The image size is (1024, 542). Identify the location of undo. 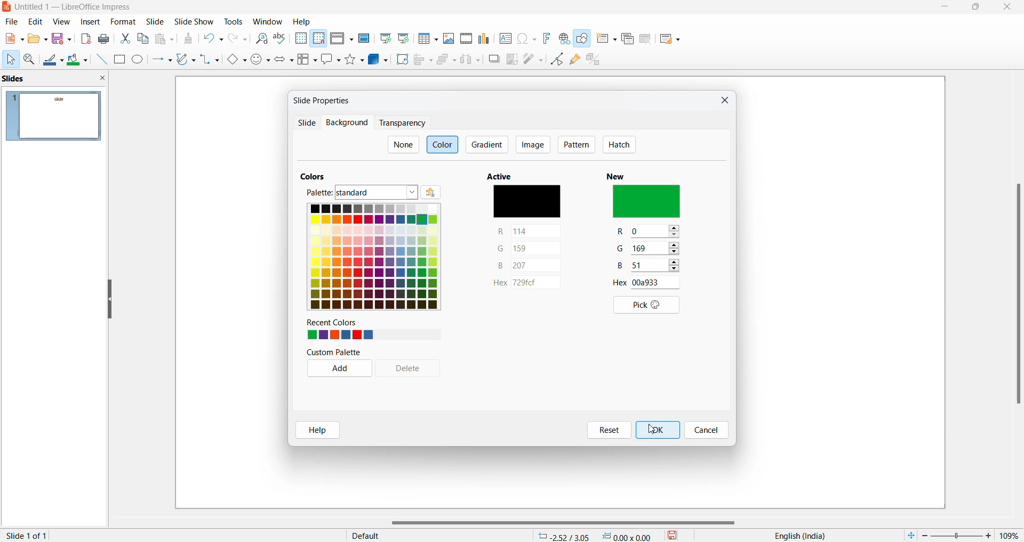
(215, 40).